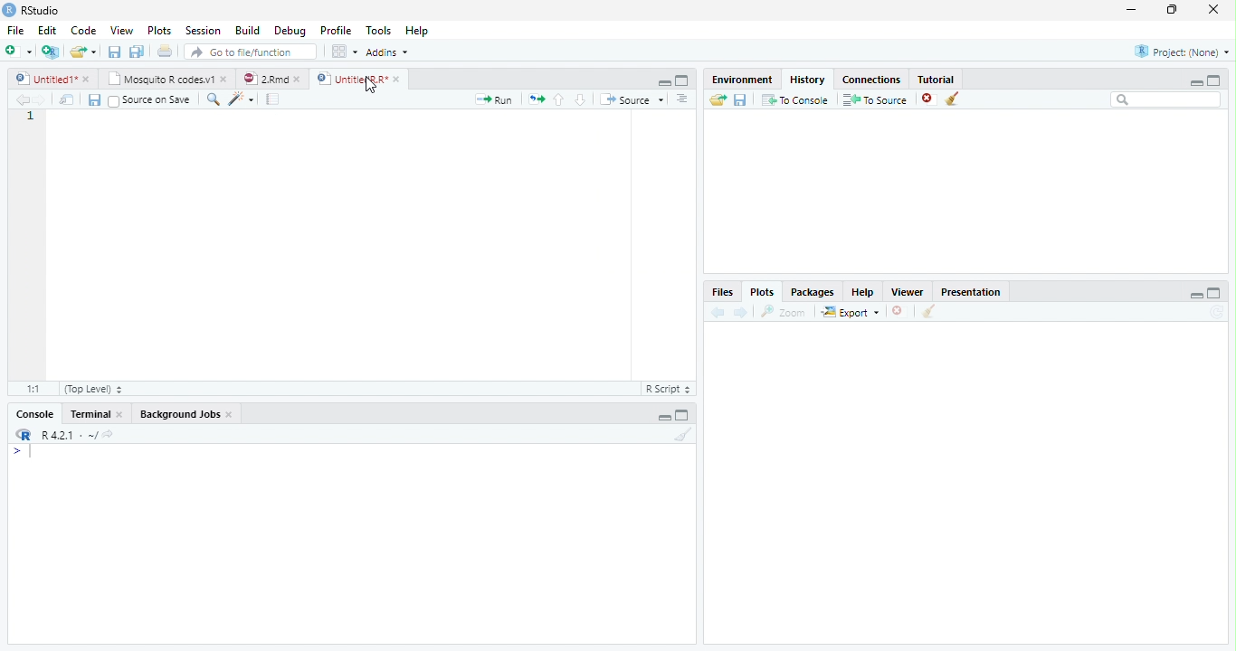 This screenshot has width=1236, height=651. Describe the element at coordinates (385, 52) in the screenshot. I see `Addins` at that location.